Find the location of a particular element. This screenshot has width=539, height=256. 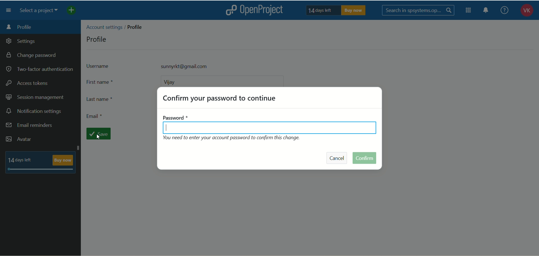

save is located at coordinates (101, 134).